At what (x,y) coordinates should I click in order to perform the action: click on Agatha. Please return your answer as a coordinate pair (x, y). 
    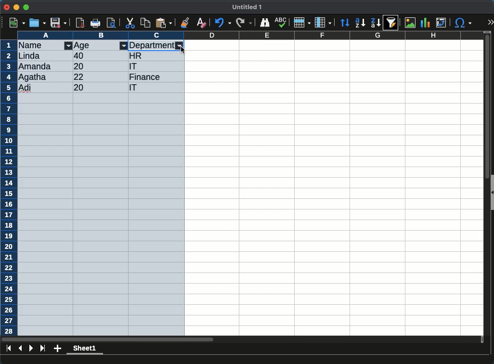
    Looking at the image, I should click on (33, 77).